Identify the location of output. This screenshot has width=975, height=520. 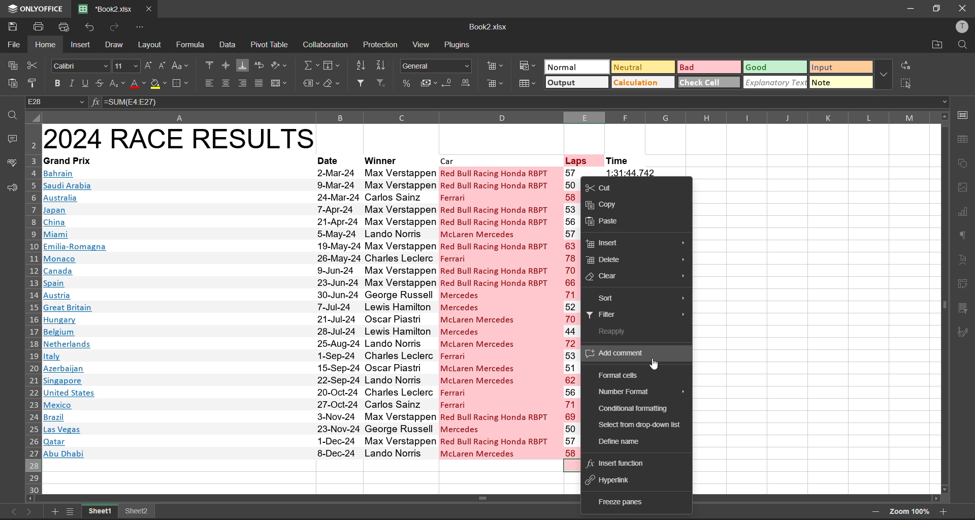
(575, 83).